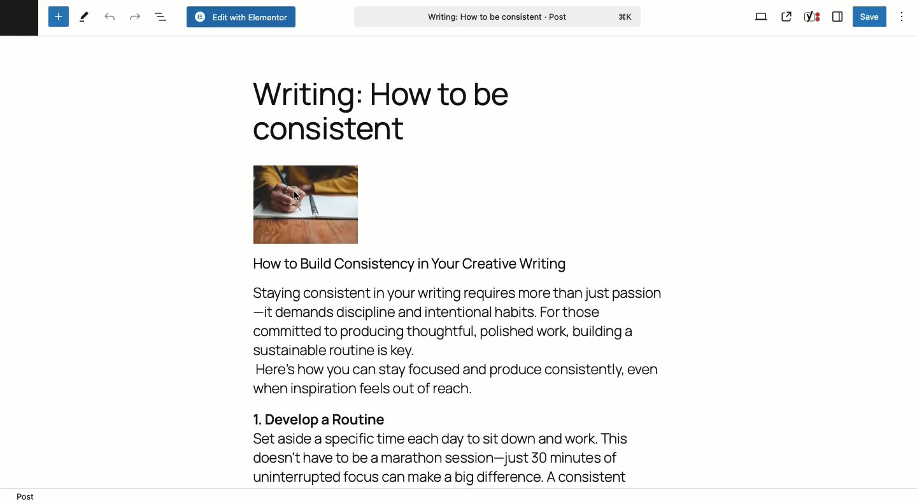 Image resolution: width=917 pixels, height=504 pixels. Describe the element at coordinates (305, 203) in the screenshot. I see `Image` at that location.